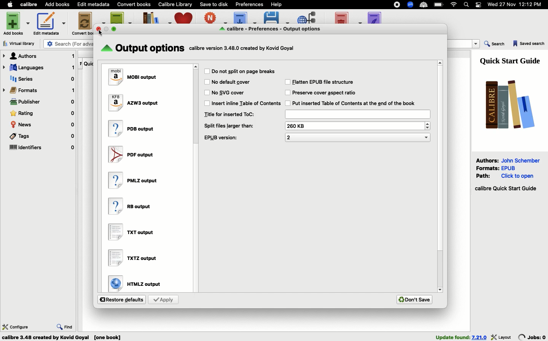 Image resolution: width=548 pixels, height=341 pixels. What do you see at coordinates (135, 102) in the screenshot?
I see `AZW3` at bounding box center [135, 102].